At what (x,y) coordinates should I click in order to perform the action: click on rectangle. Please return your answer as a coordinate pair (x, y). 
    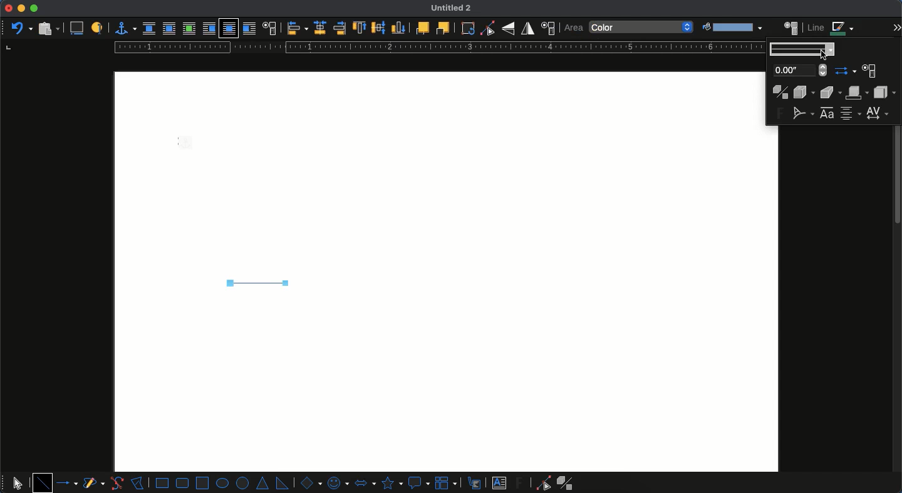
    Looking at the image, I should click on (162, 483).